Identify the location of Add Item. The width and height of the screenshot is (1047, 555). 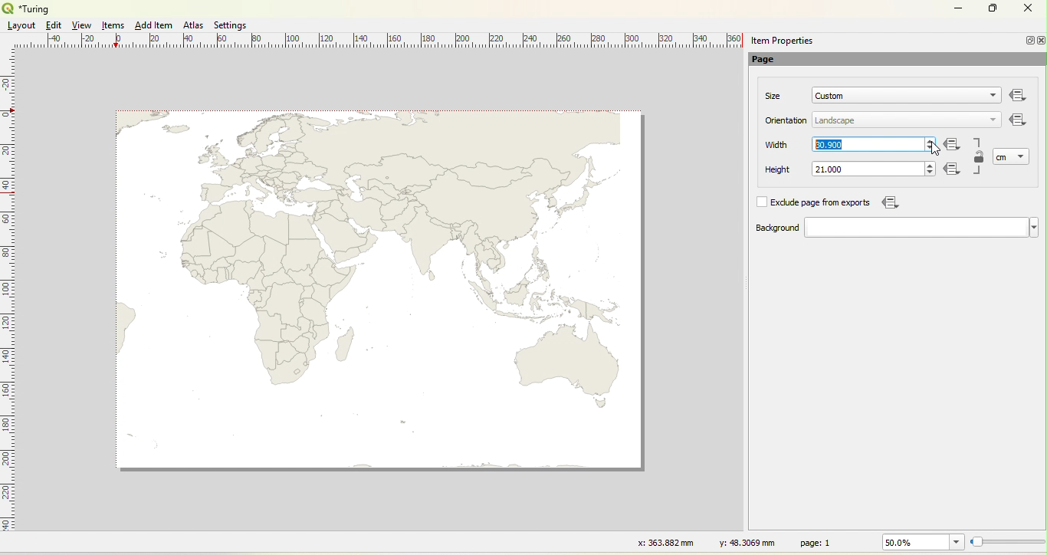
(153, 25).